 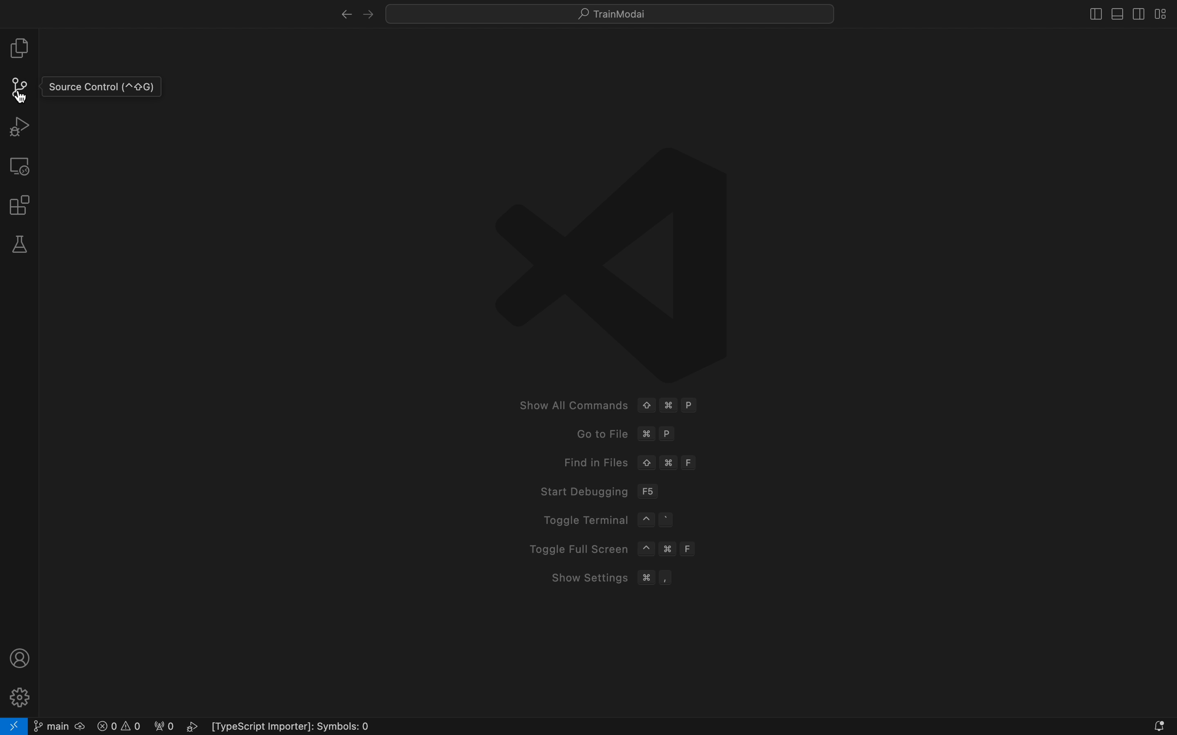 What do you see at coordinates (609, 14) in the screenshot?
I see `quick menus` at bounding box center [609, 14].